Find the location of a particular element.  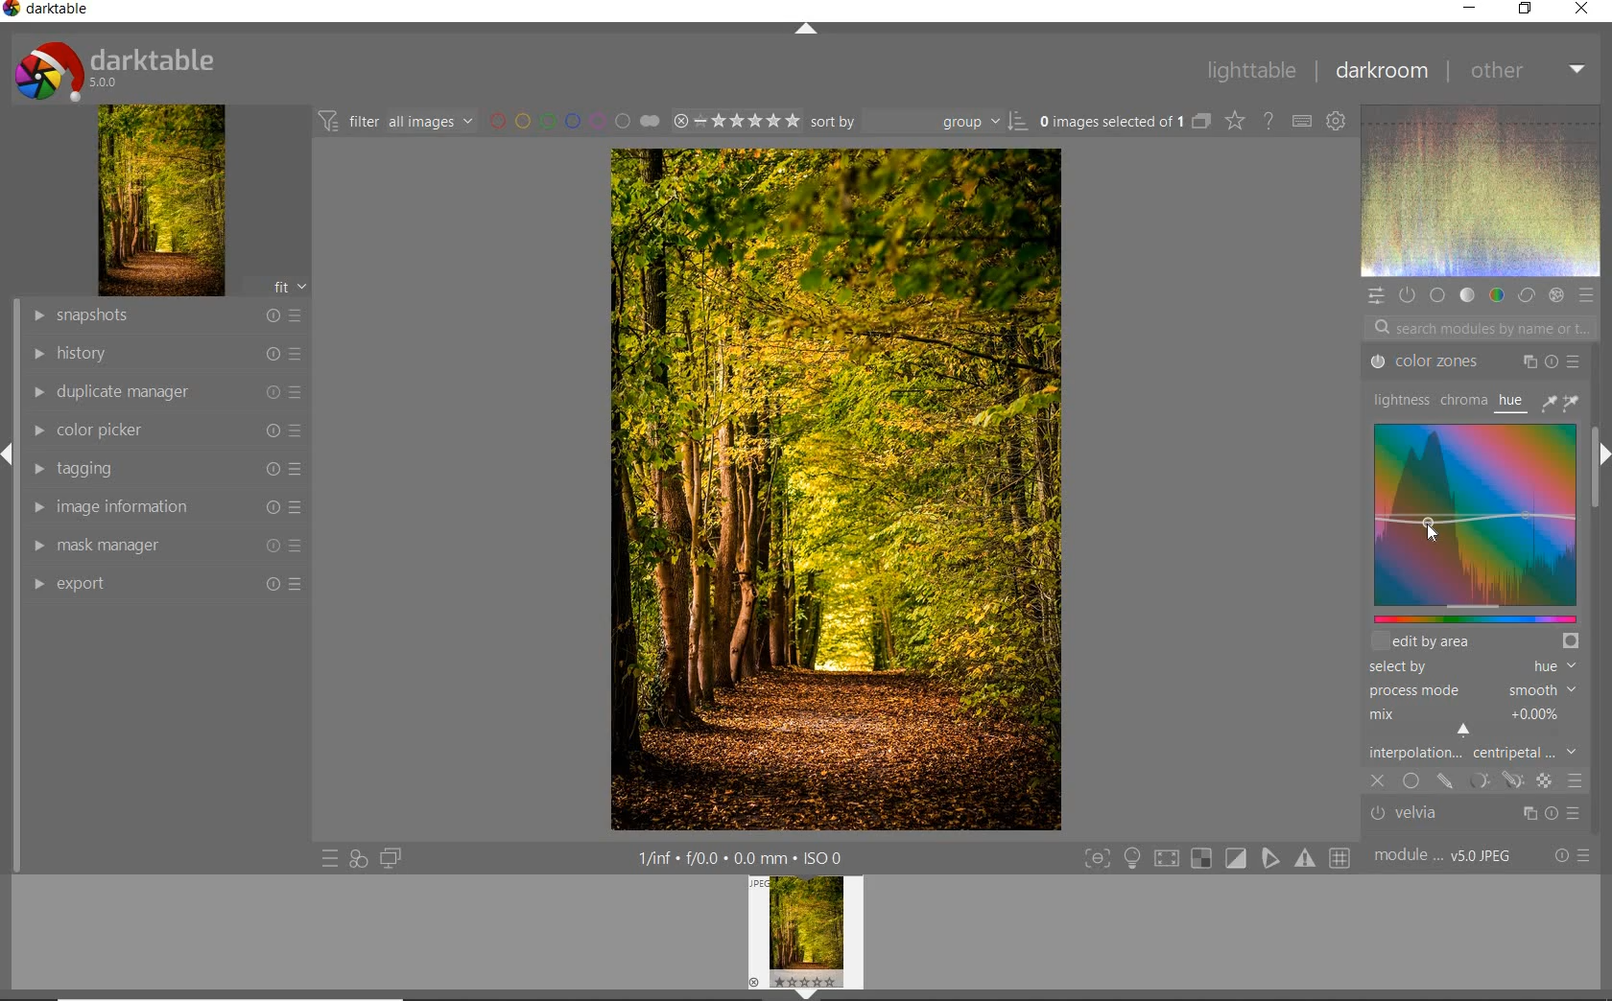

cursor position is located at coordinates (1429, 527).